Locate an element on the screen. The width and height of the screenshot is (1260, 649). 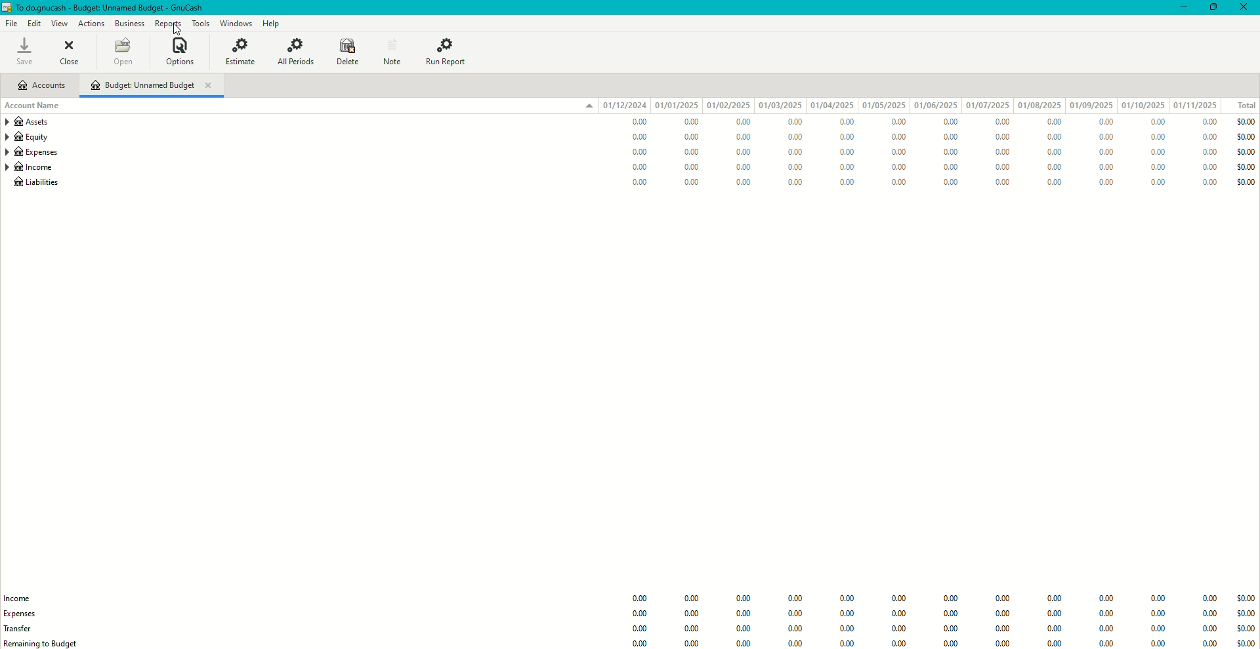
0.00 is located at coordinates (1158, 151).